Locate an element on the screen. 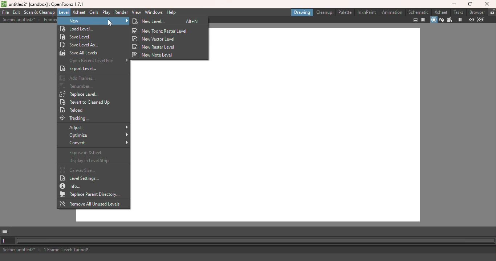  Canvas size is located at coordinates (79, 170).